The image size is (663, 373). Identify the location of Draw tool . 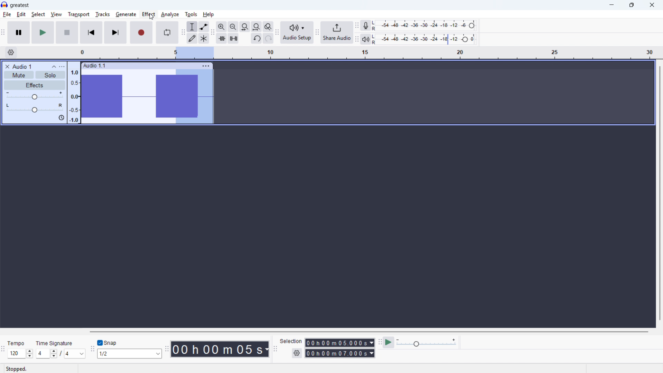
(192, 38).